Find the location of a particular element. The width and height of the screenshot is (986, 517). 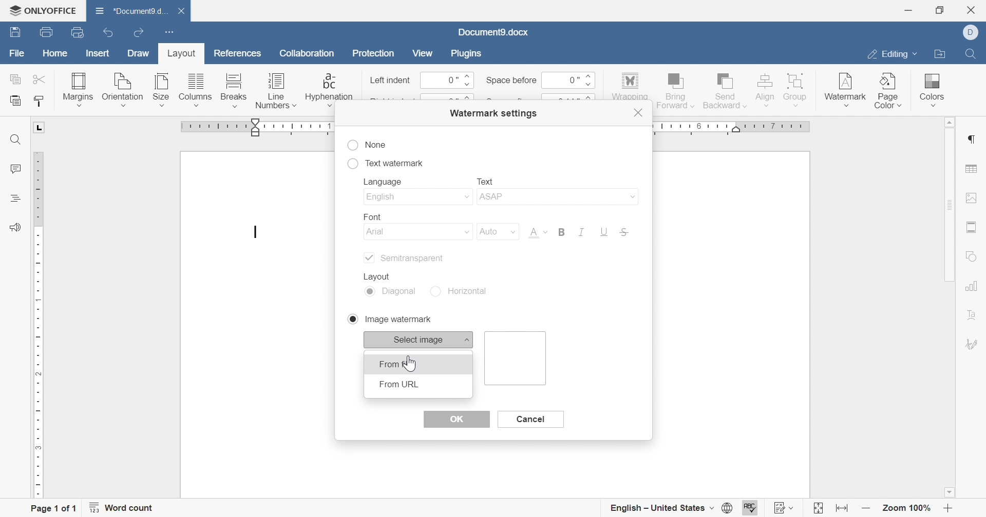

cursor is located at coordinates (418, 364).